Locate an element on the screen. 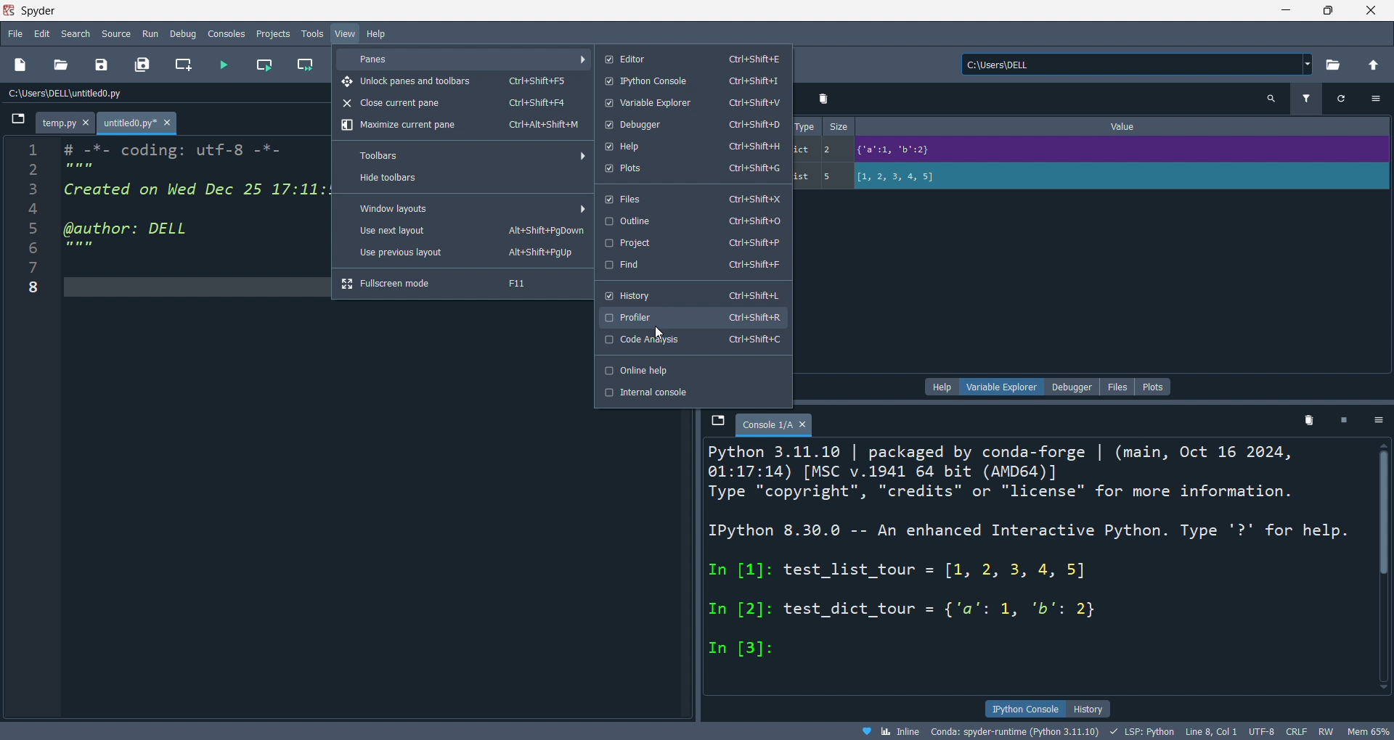 This screenshot has height=740, width=1394. browse tabs is located at coordinates (717, 422).